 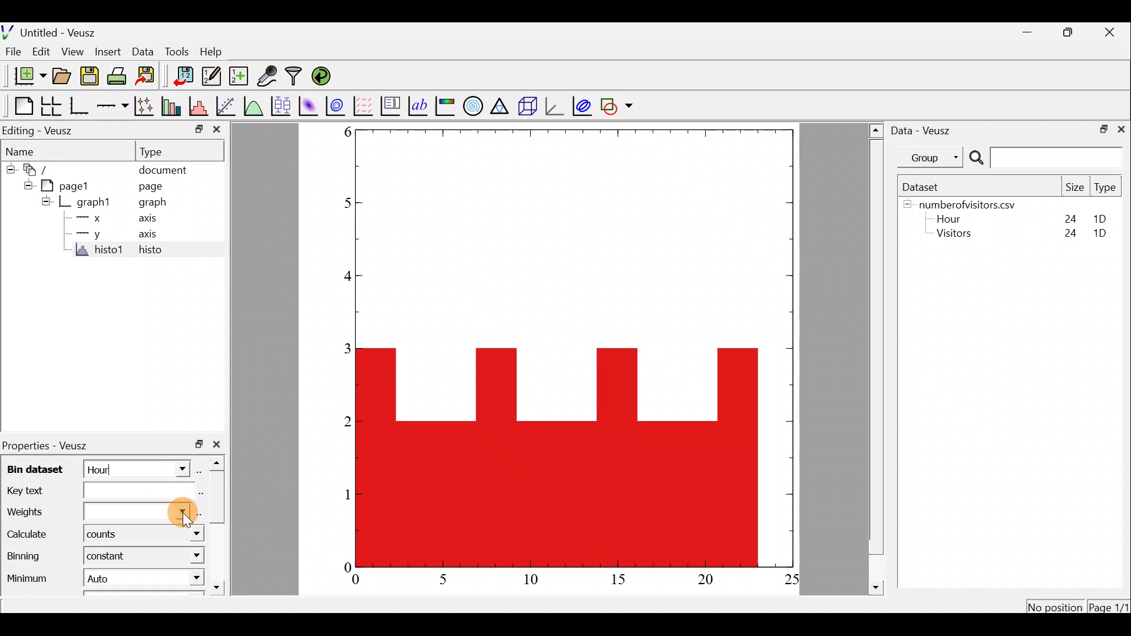 I want to click on 24, so click(x=1067, y=234).